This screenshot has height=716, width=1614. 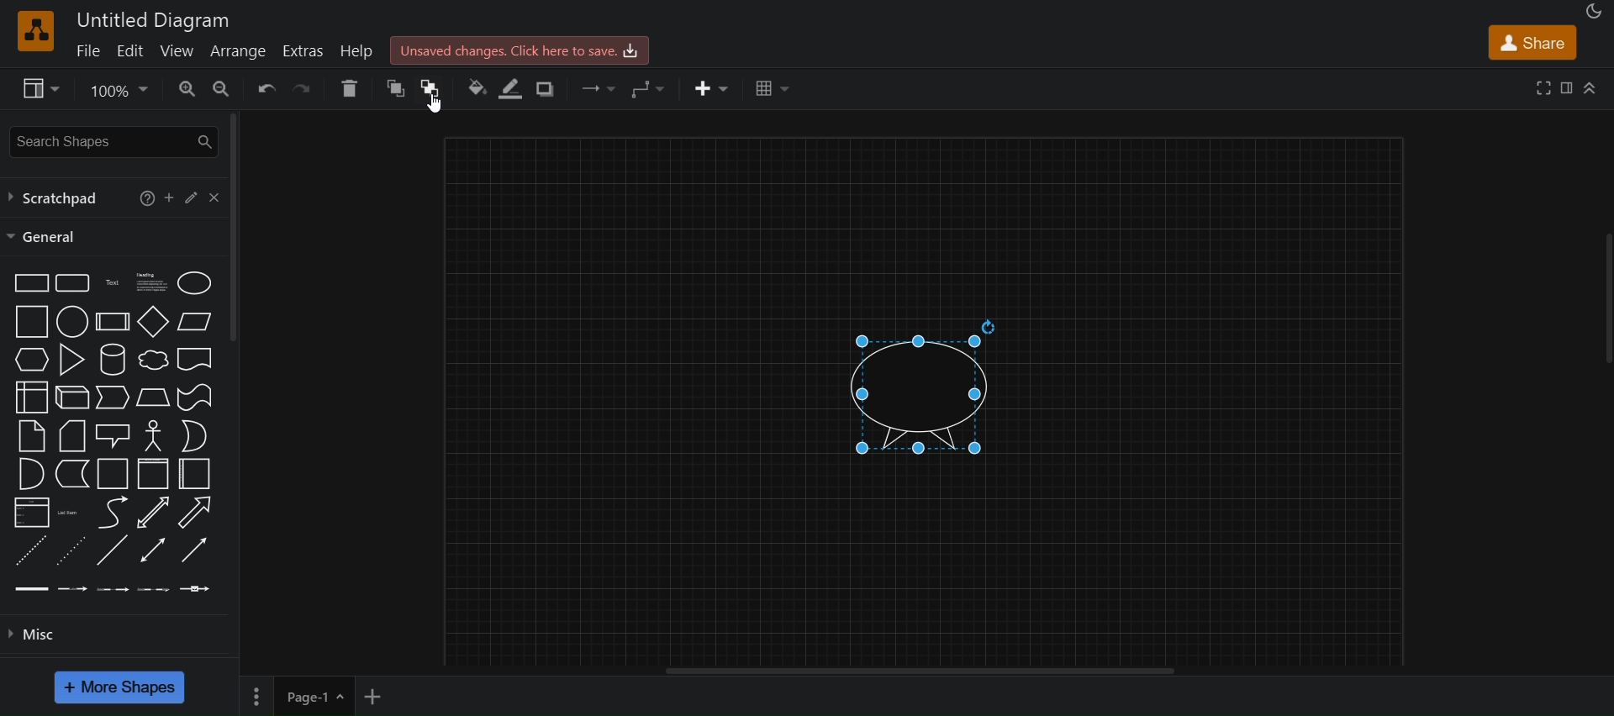 What do you see at coordinates (359, 53) in the screenshot?
I see `help` at bounding box center [359, 53].